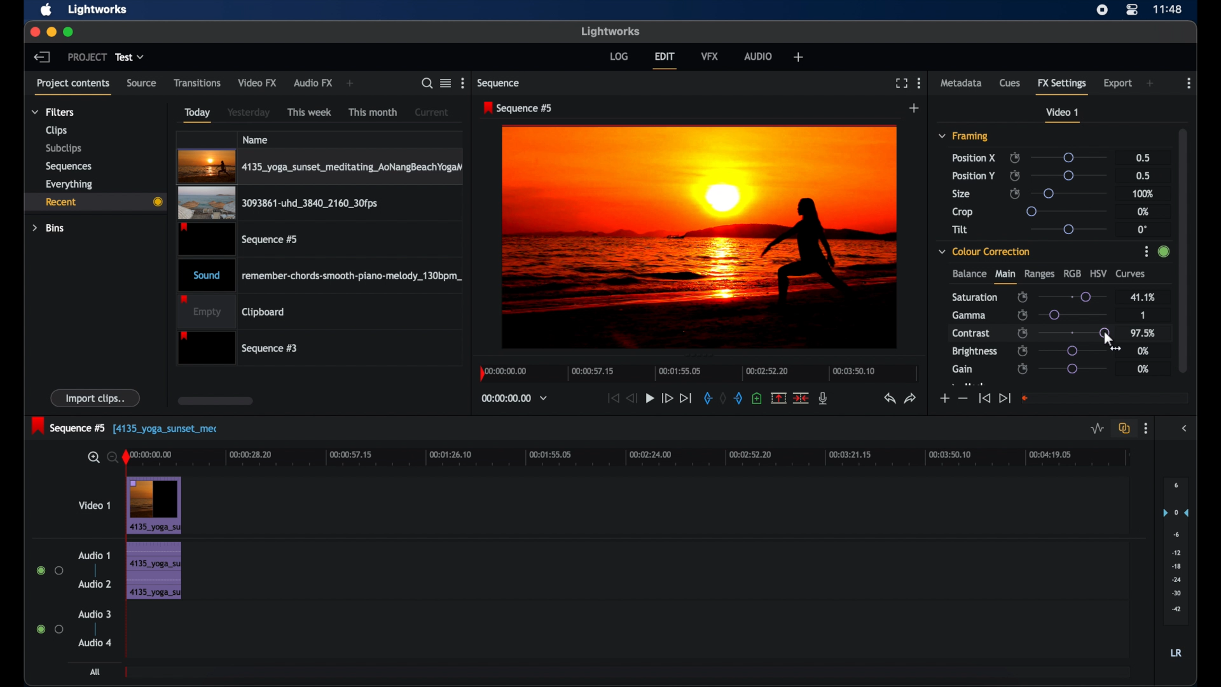  Describe the element at coordinates (154, 505) in the screenshot. I see `video` at that location.